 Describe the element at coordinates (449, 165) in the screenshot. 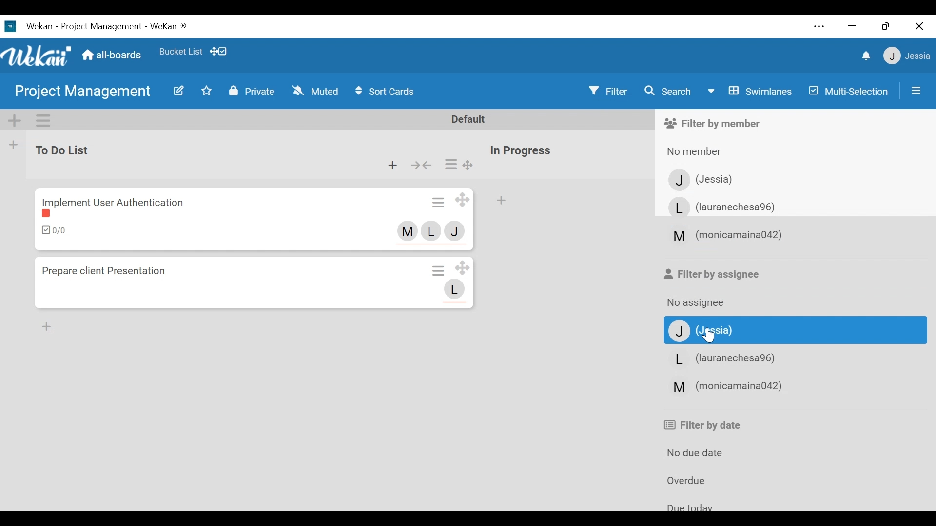

I see `list actions` at that location.